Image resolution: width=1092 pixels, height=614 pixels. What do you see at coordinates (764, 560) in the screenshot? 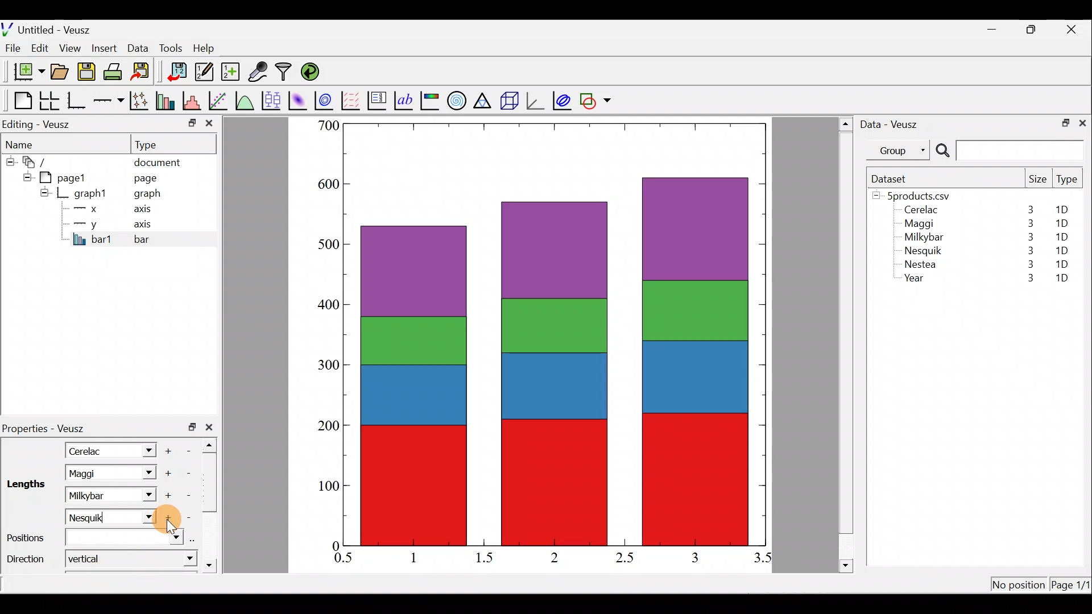
I see `3.5` at bounding box center [764, 560].